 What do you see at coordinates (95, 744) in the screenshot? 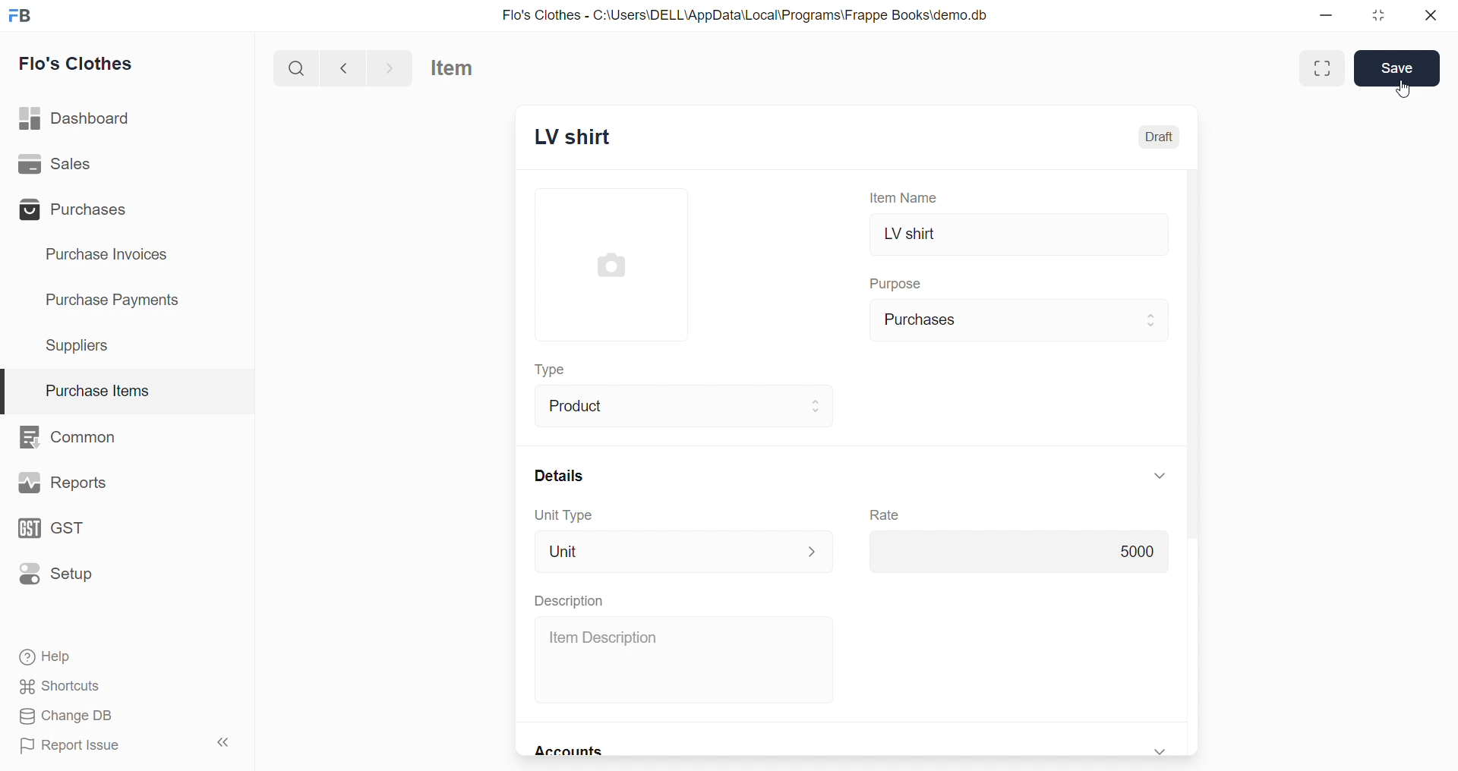
I see `Report Issue` at bounding box center [95, 744].